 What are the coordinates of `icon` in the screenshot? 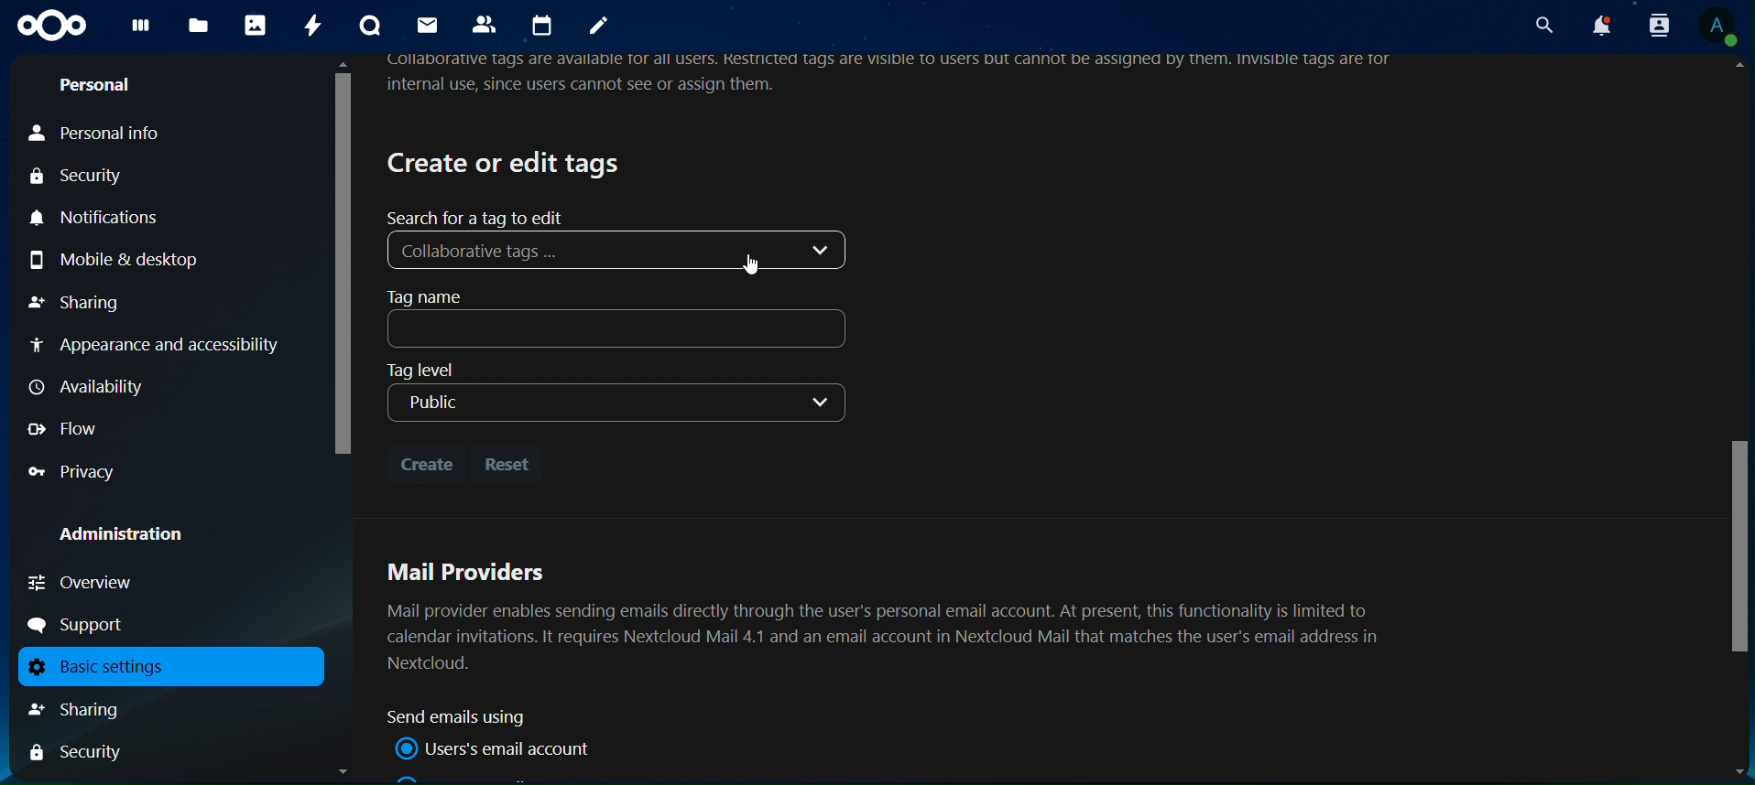 It's located at (52, 26).